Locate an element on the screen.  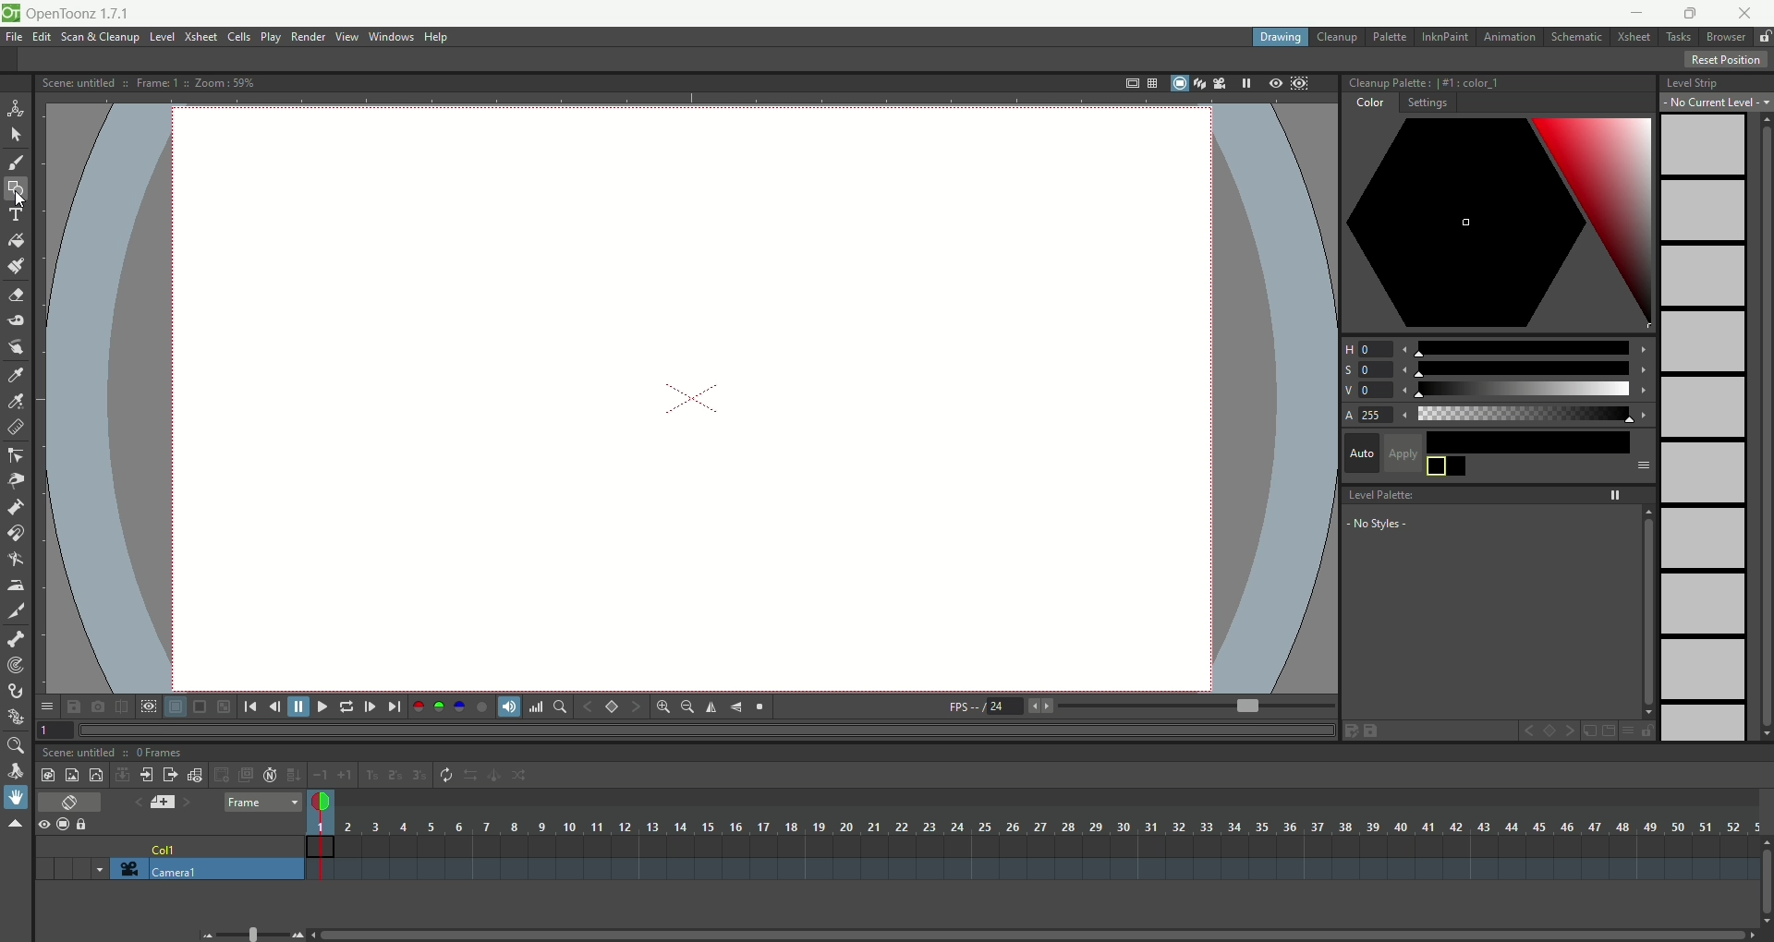
OpenToonz 1.7.1 is located at coordinates (81, 15).